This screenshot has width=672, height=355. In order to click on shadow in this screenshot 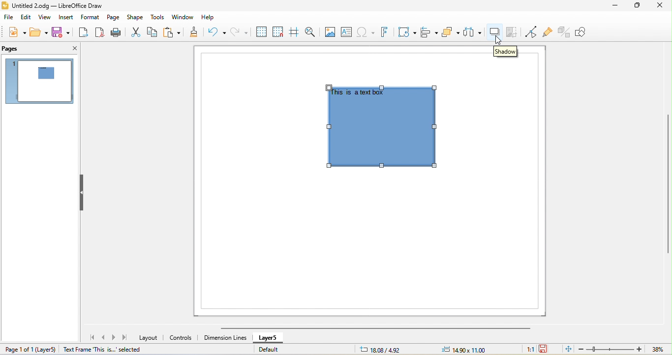, I will do `click(496, 31)`.